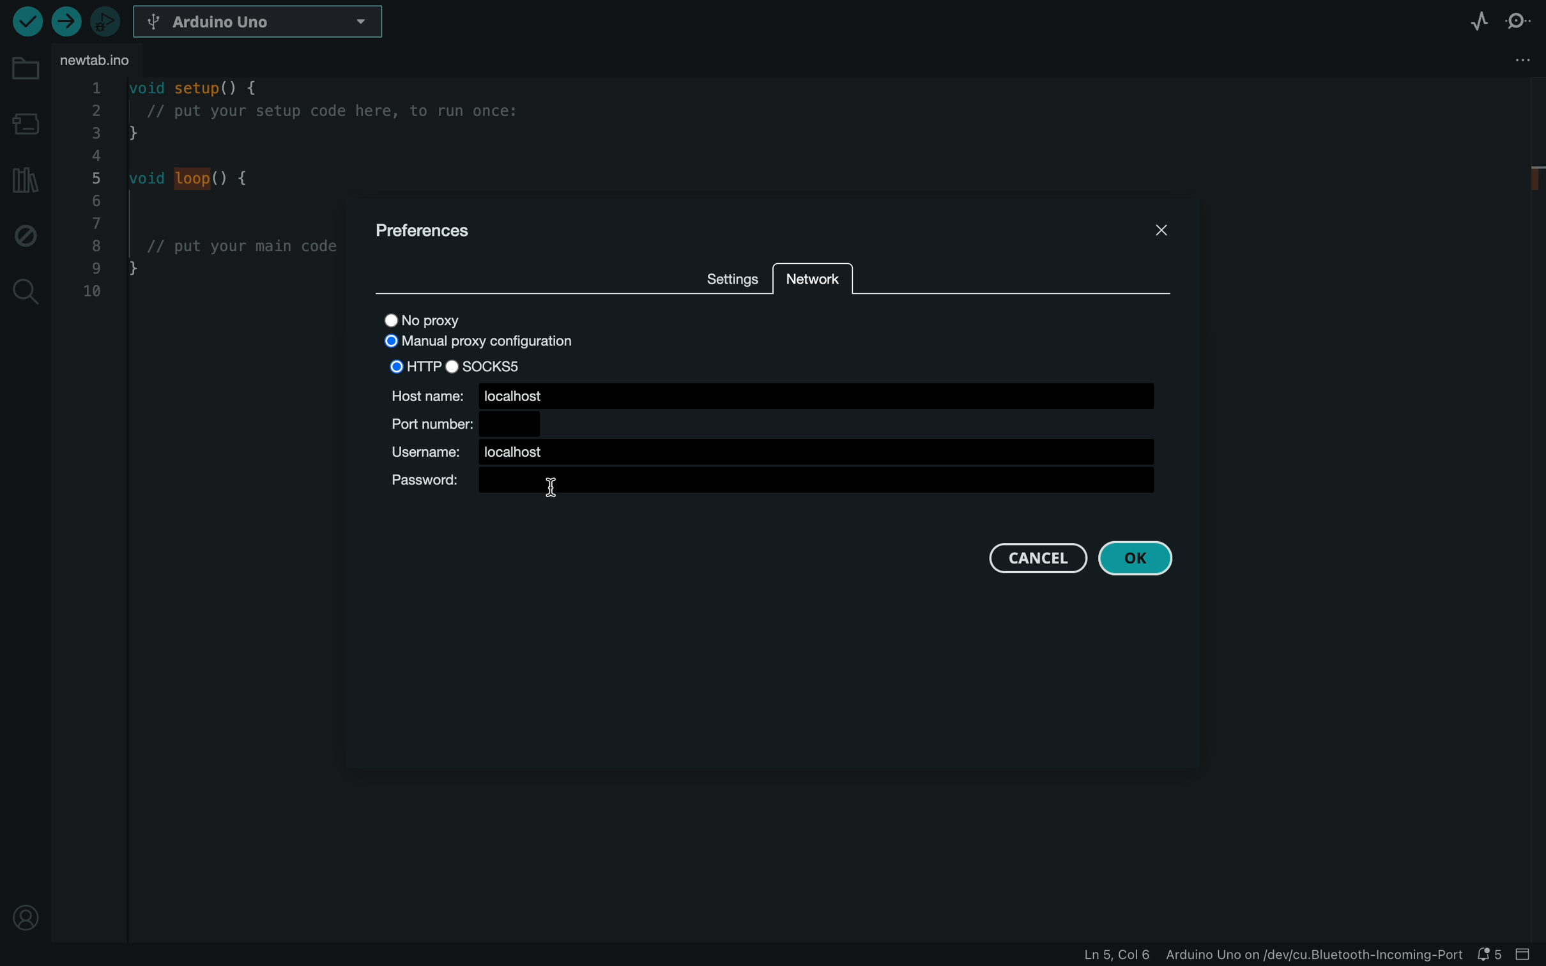  What do you see at coordinates (1145, 560) in the screenshot?
I see `ok` at bounding box center [1145, 560].